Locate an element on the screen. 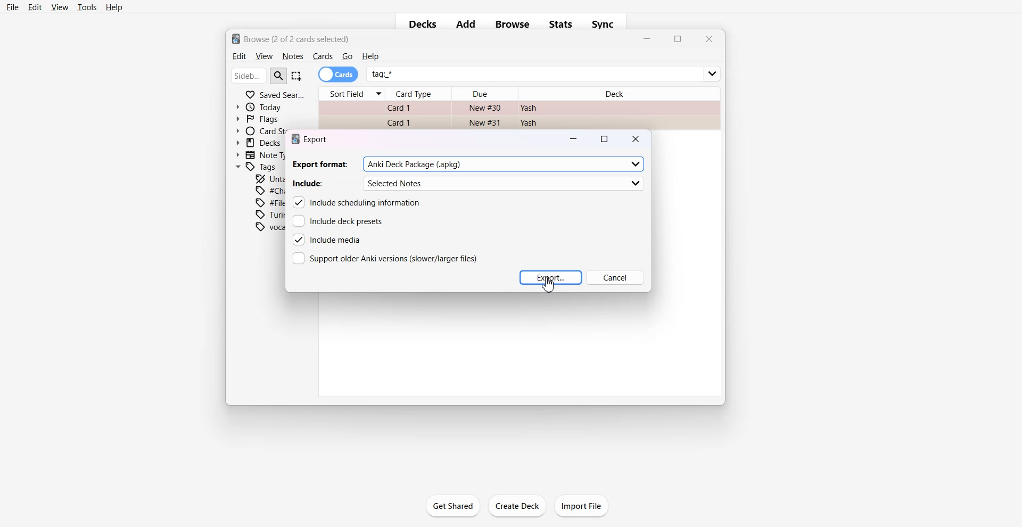 This screenshot has width=1022, height=527. Saved Search is located at coordinates (275, 94).